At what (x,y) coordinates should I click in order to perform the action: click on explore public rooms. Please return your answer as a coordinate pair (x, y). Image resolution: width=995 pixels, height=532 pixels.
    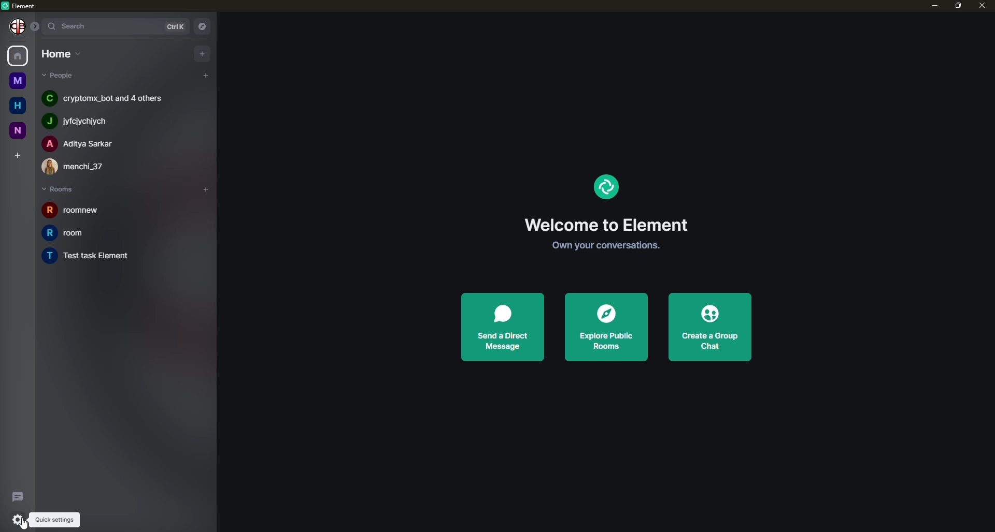
    Looking at the image, I should click on (604, 328).